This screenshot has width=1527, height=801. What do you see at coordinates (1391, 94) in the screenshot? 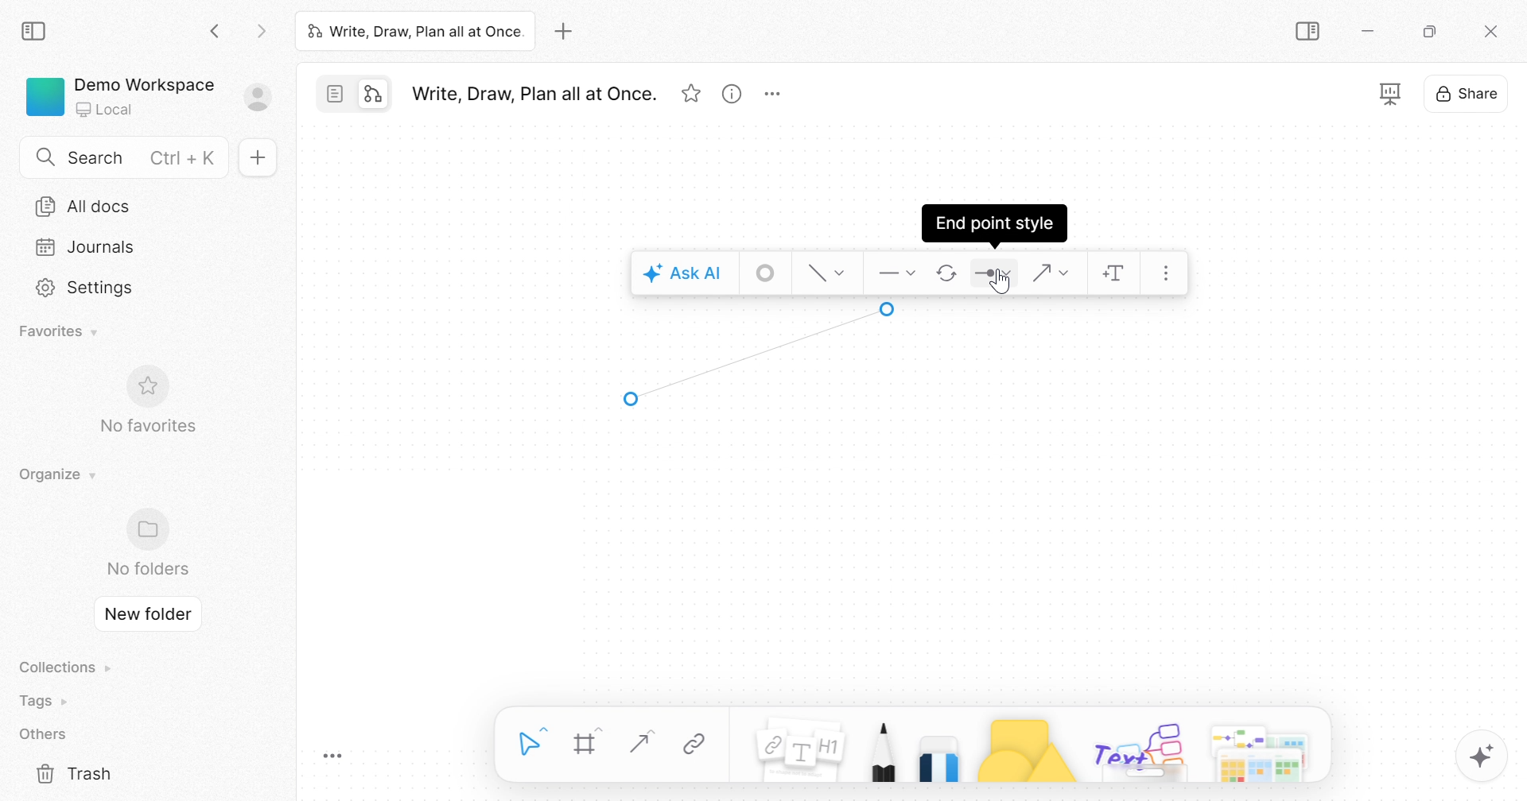
I see `Fullscreen` at bounding box center [1391, 94].